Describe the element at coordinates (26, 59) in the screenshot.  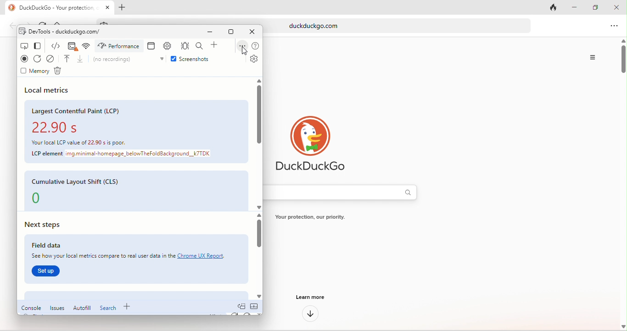
I see `record` at that location.